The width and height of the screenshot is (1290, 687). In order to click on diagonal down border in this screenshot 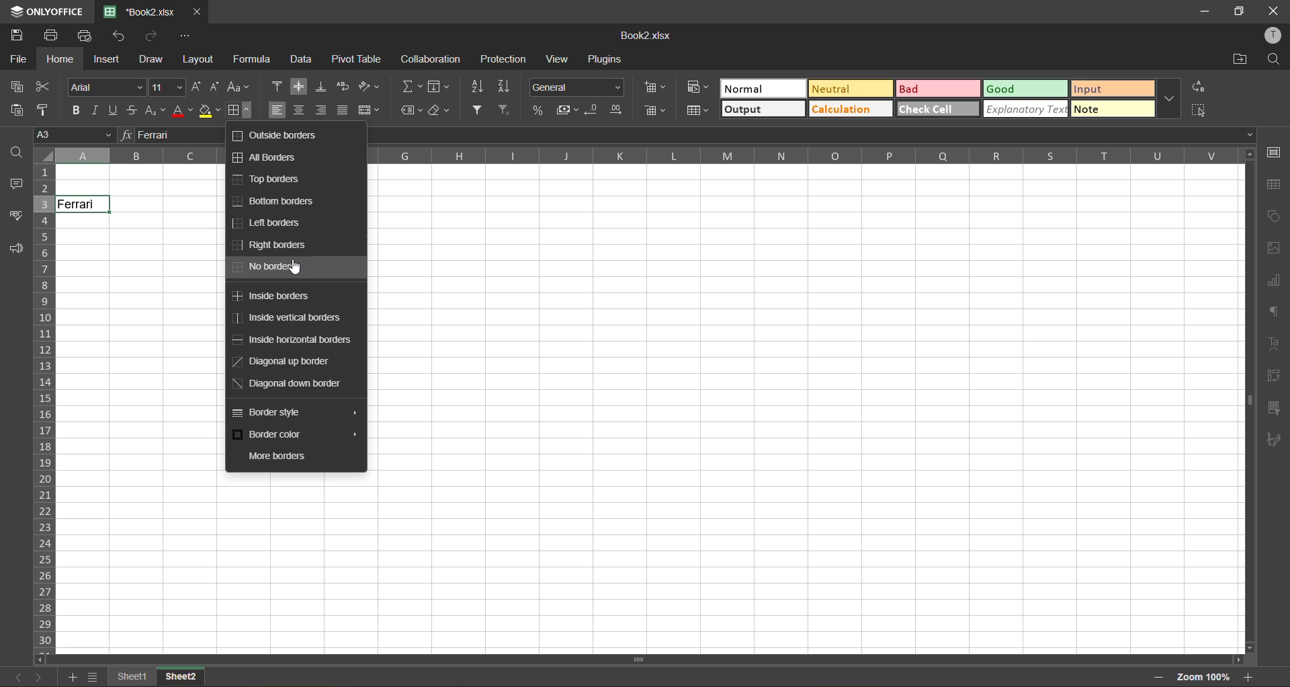, I will do `click(292, 383)`.